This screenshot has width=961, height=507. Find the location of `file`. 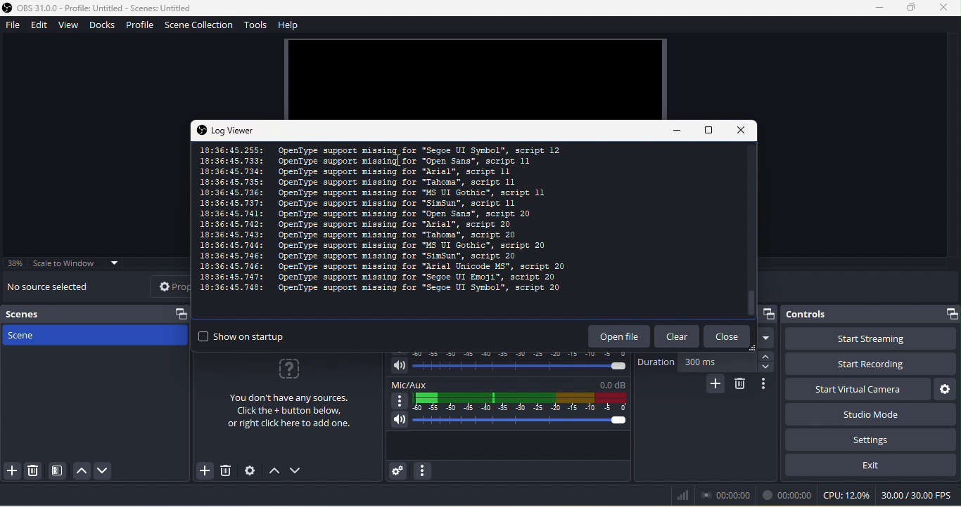

file is located at coordinates (14, 25).